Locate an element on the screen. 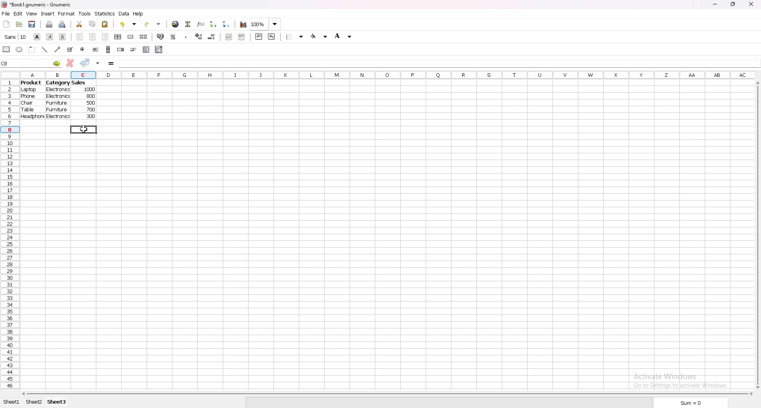 Image resolution: width=761 pixels, height=408 pixels. hyperlink is located at coordinates (176, 24).